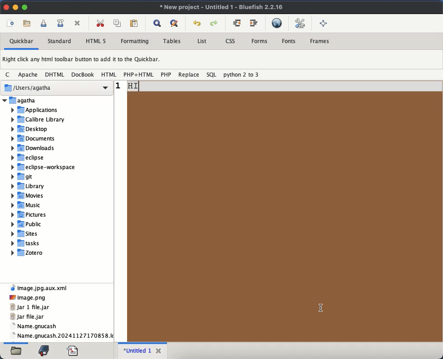 The width and height of the screenshot is (443, 359). I want to click on edit preferences, so click(300, 24).